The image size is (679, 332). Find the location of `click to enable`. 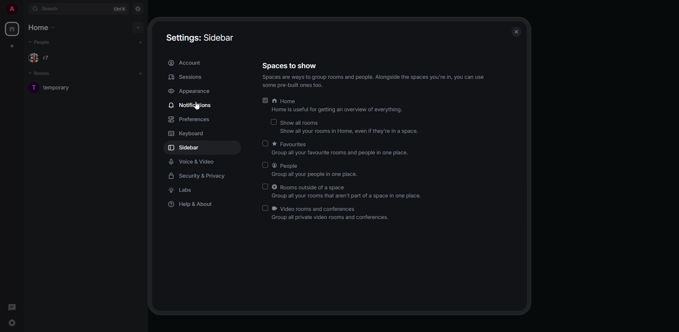

click to enable is located at coordinates (266, 165).